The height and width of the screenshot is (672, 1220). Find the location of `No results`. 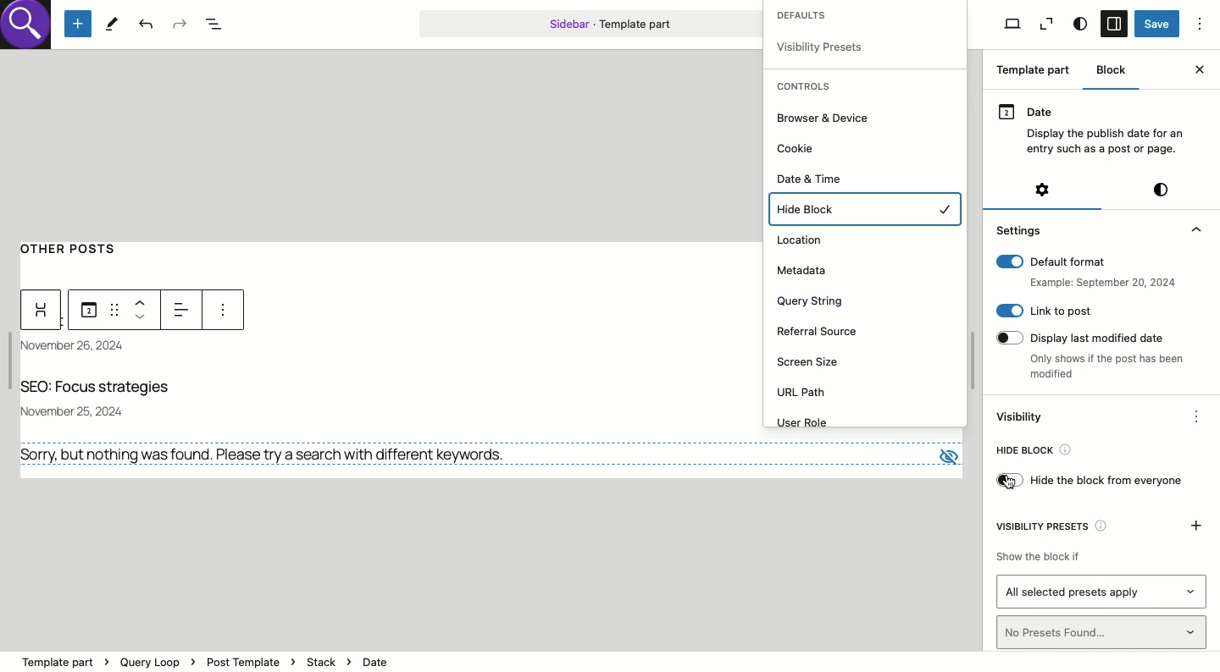

No results is located at coordinates (269, 454).